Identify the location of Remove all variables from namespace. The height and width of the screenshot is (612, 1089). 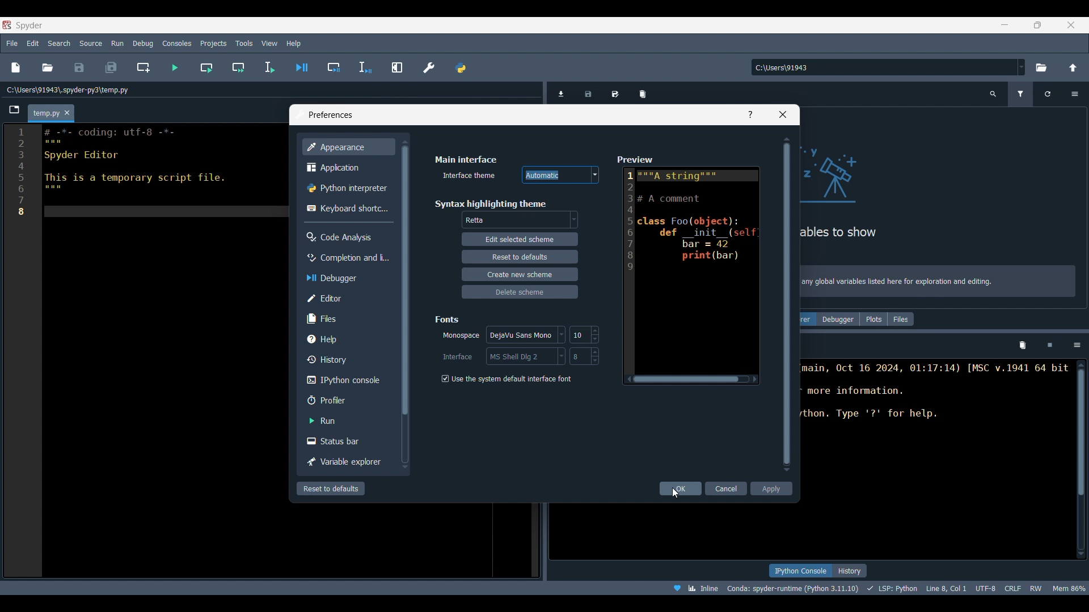
(1022, 346).